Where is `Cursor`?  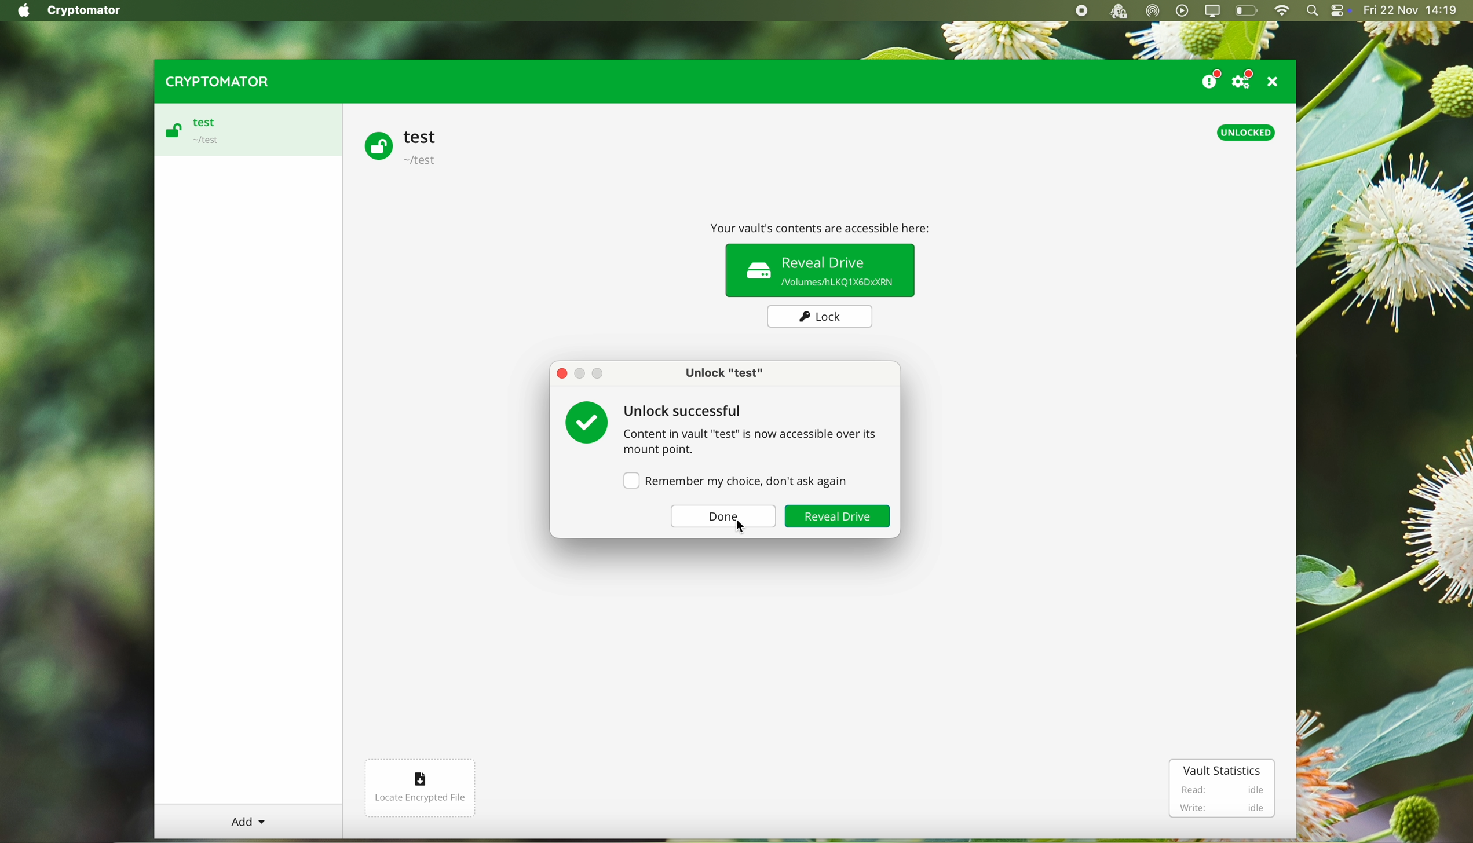
Cursor is located at coordinates (741, 526).